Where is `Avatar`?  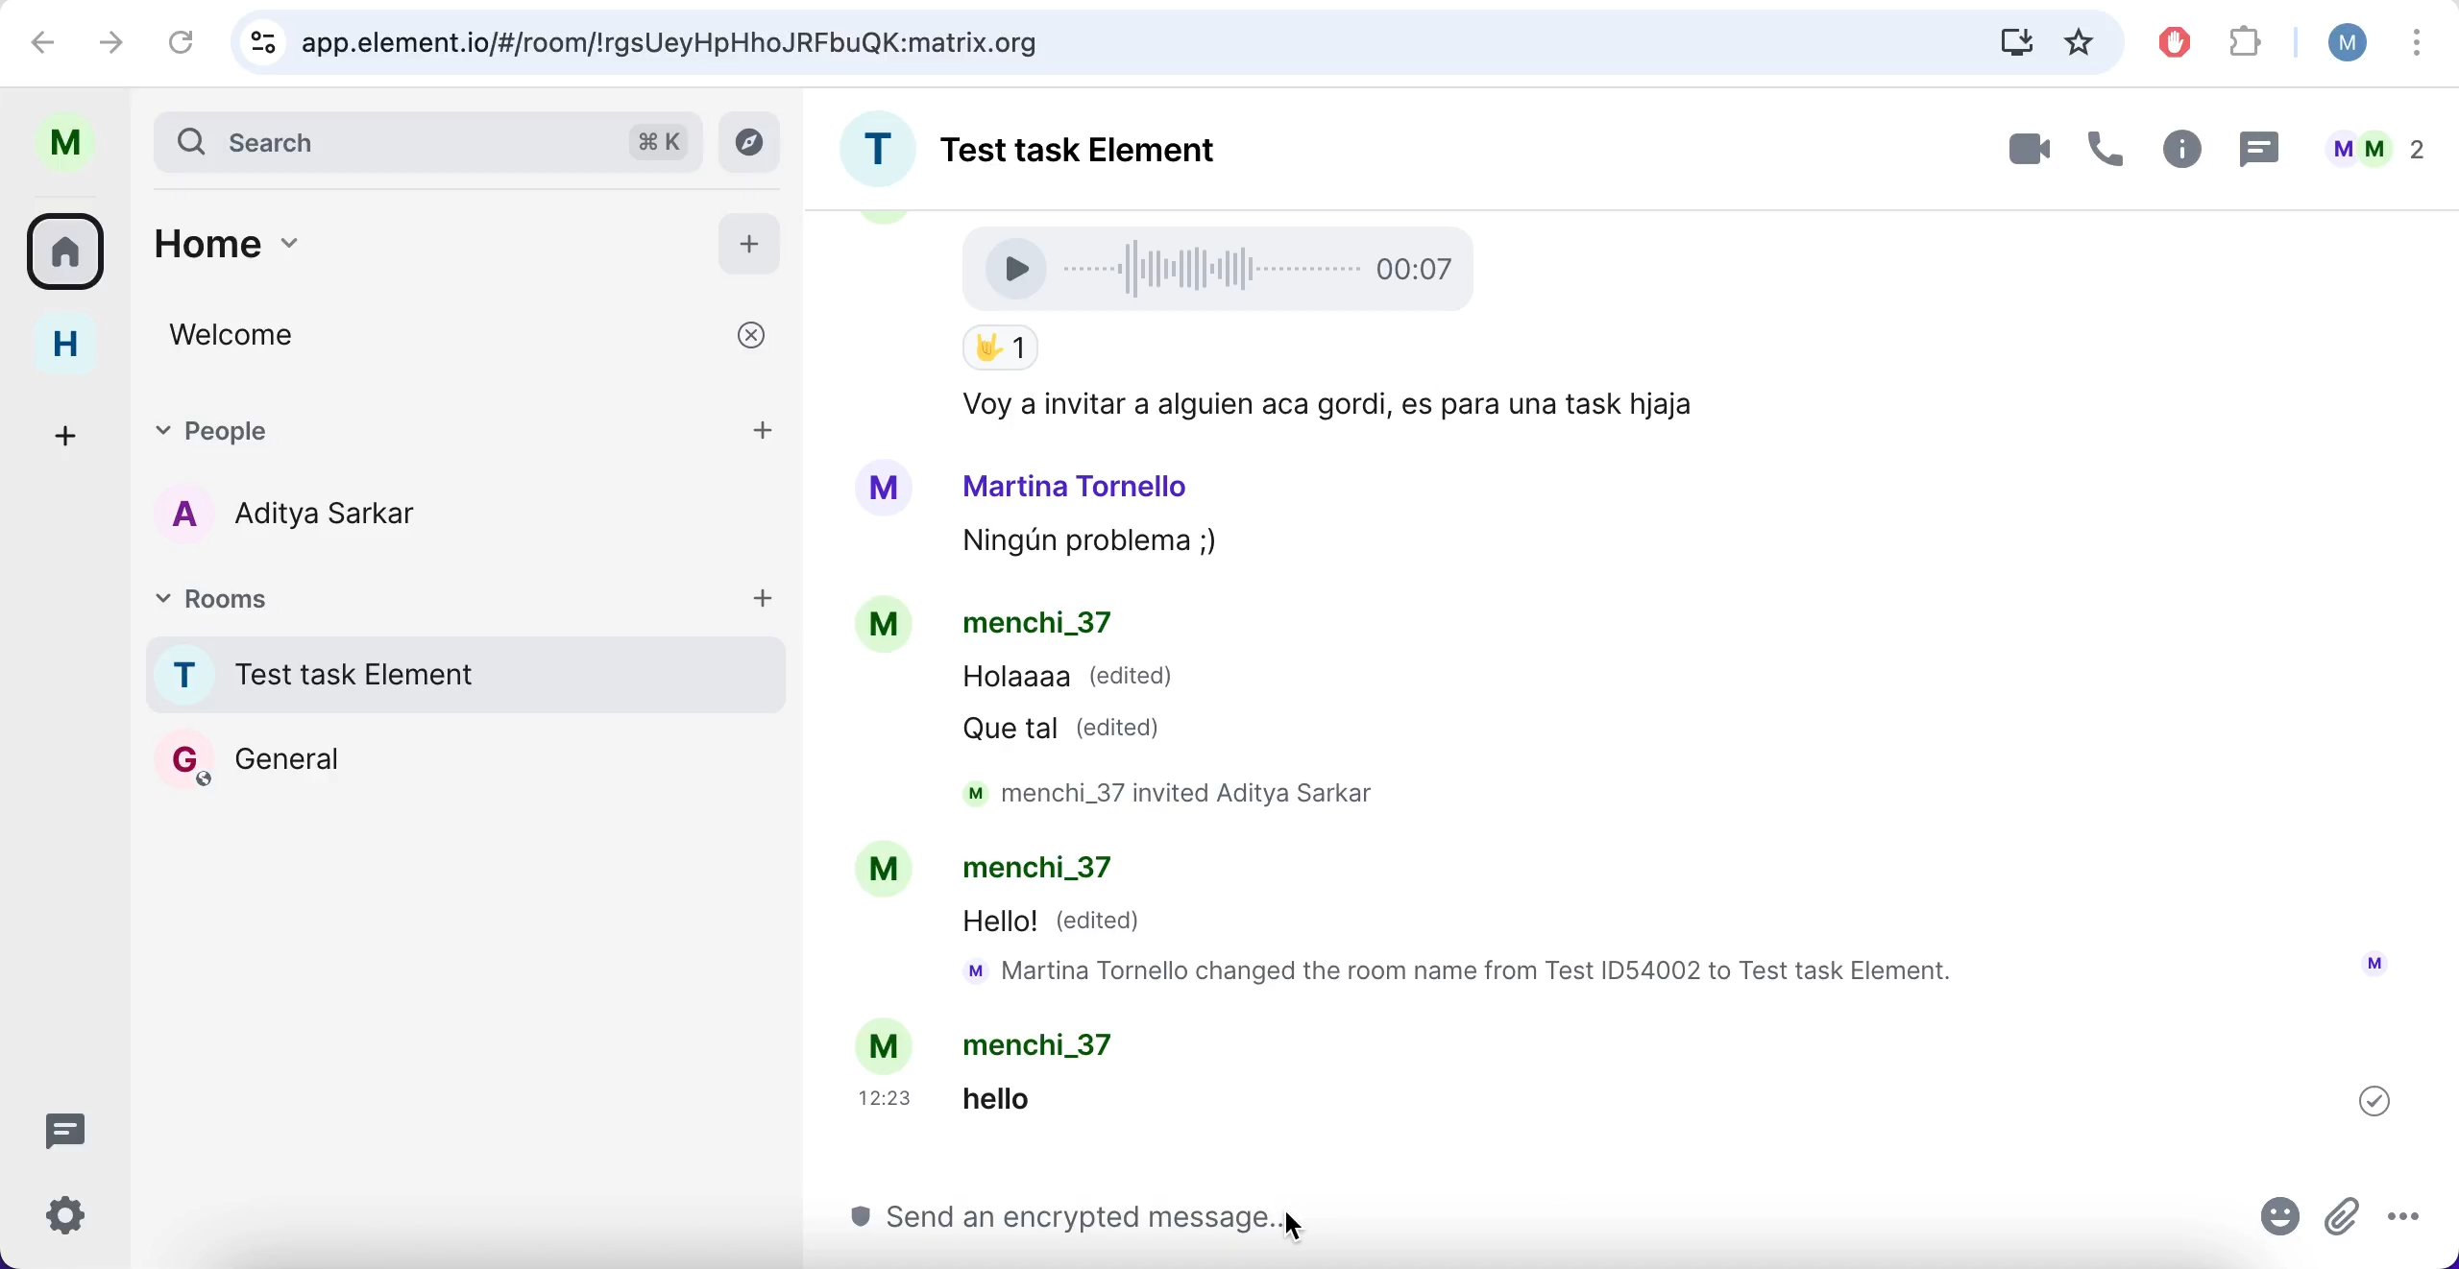
Avatar is located at coordinates (888, 628).